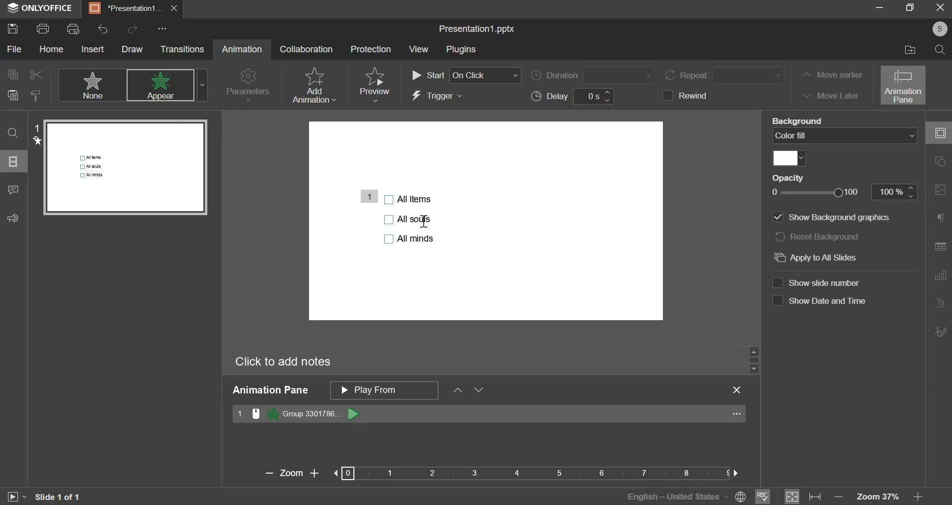 This screenshot has width=952, height=505. I want to click on find, so click(13, 133).